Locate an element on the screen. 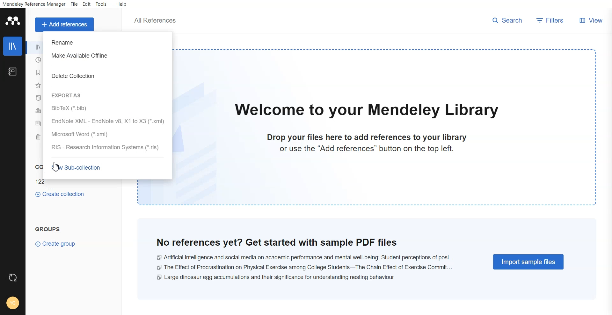  Export As is located at coordinates (102, 95).